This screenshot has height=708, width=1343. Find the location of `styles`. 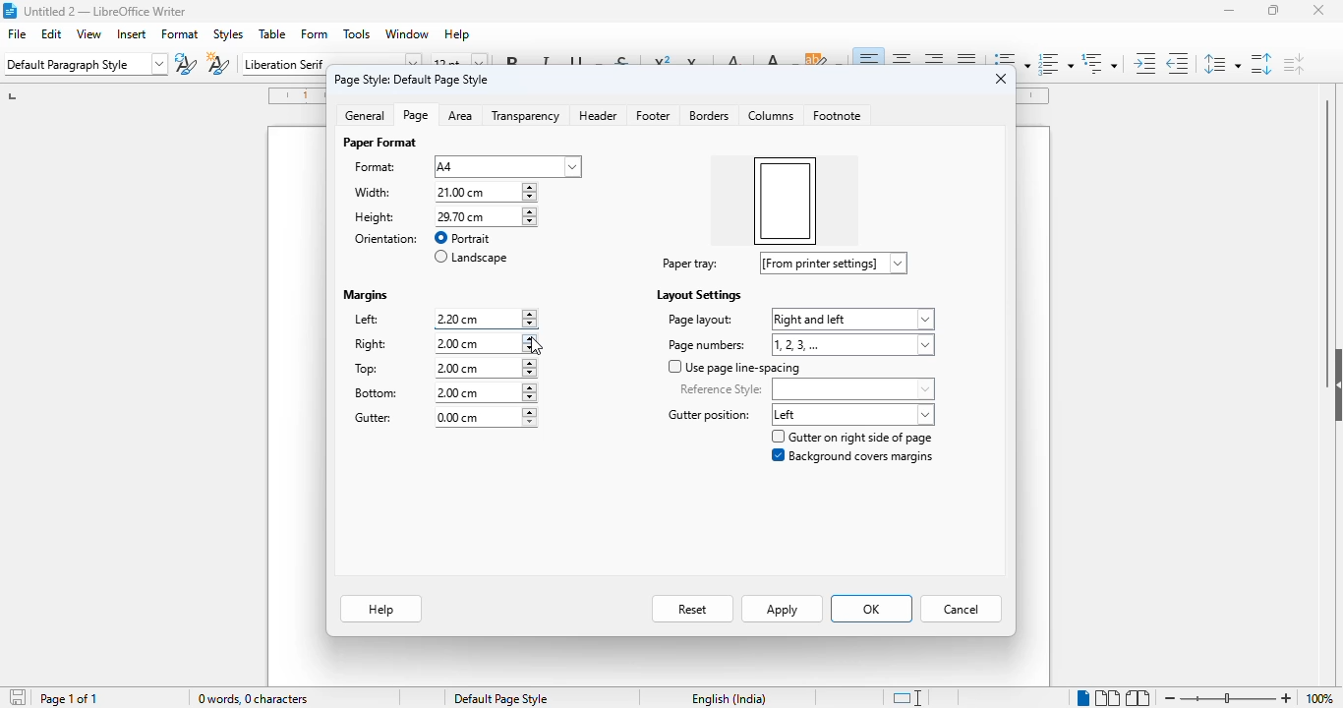

styles is located at coordinates (229, 34).